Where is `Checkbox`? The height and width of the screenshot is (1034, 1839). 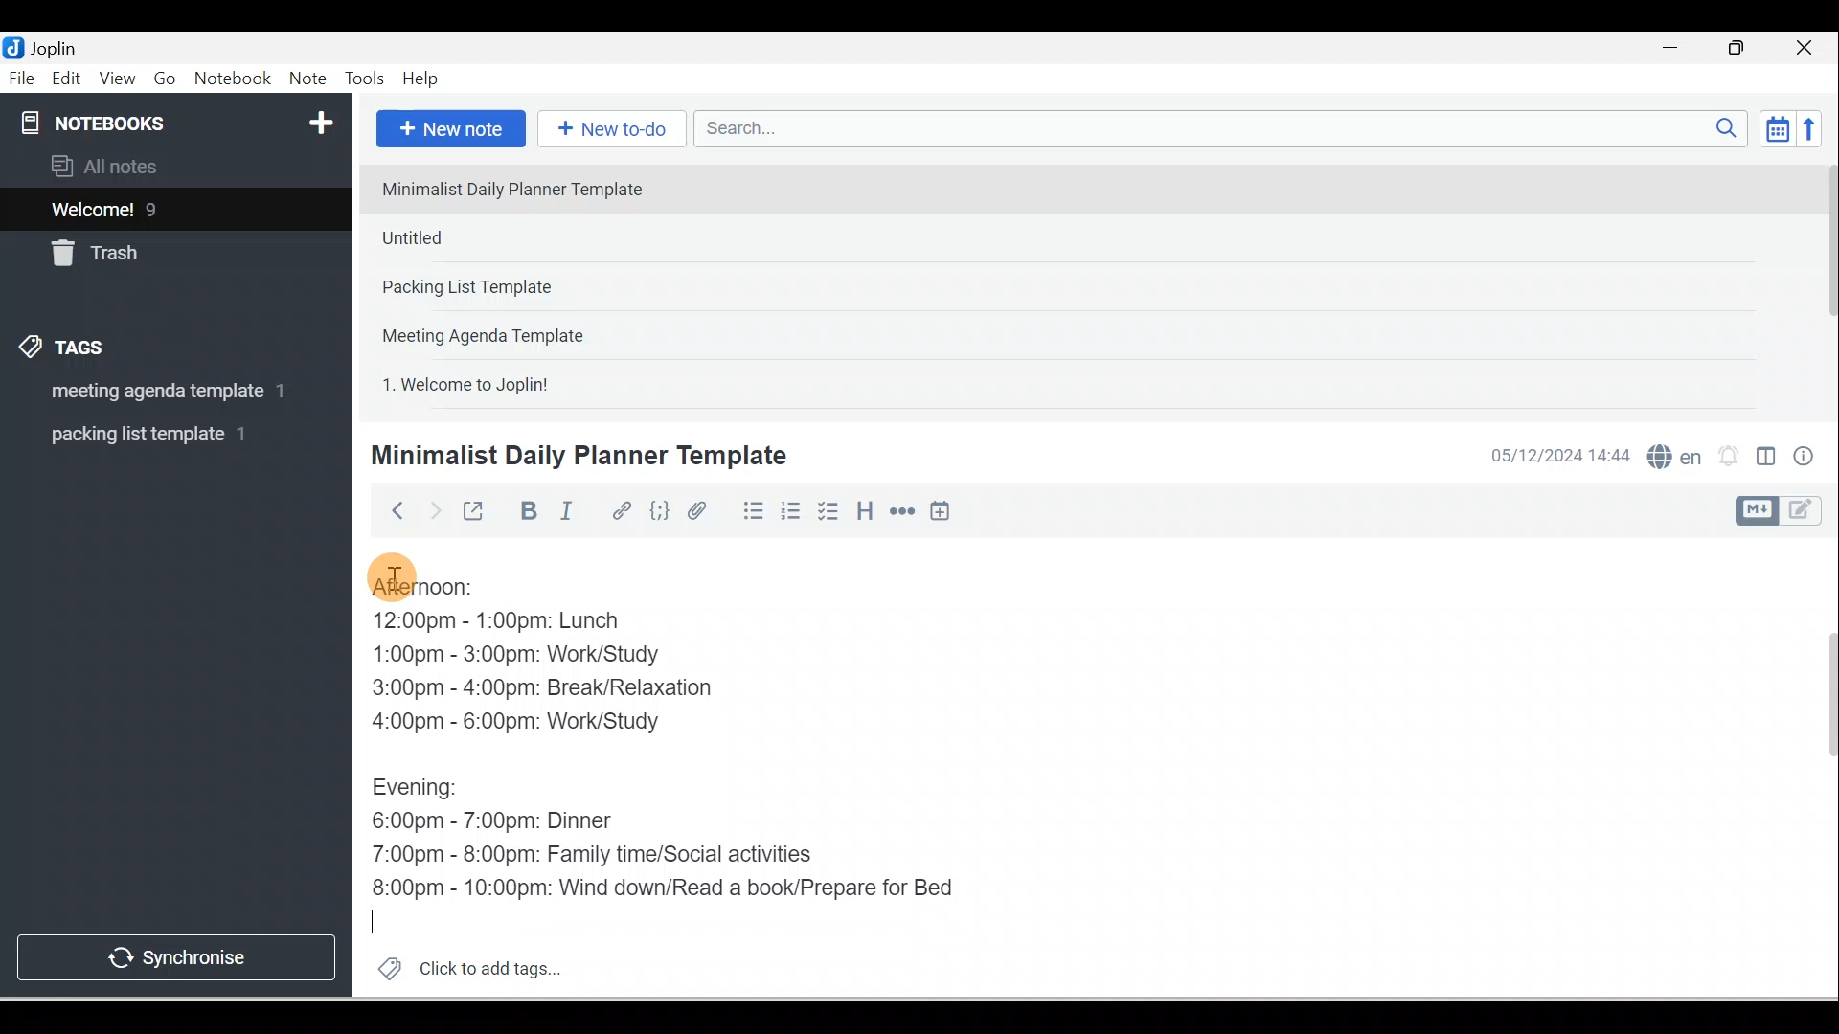
Checkbox is located at coordinates (827, 511).